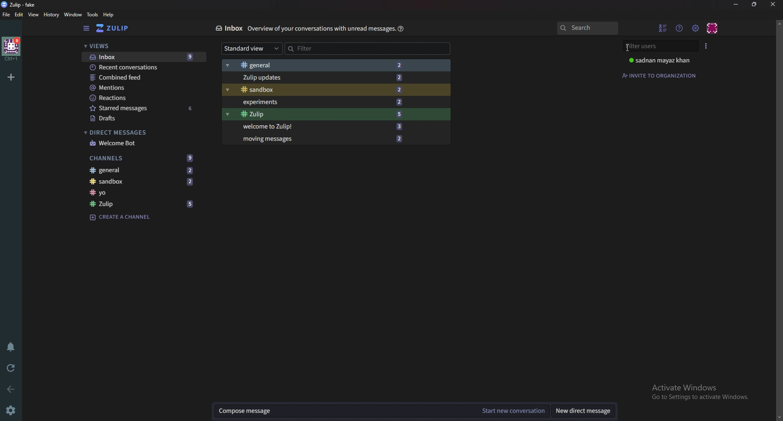 The image size is (783, 421). What do you see at coordinates (680, 28) in the screenshot?
I see `help menu` at bounding box center [680, 28].